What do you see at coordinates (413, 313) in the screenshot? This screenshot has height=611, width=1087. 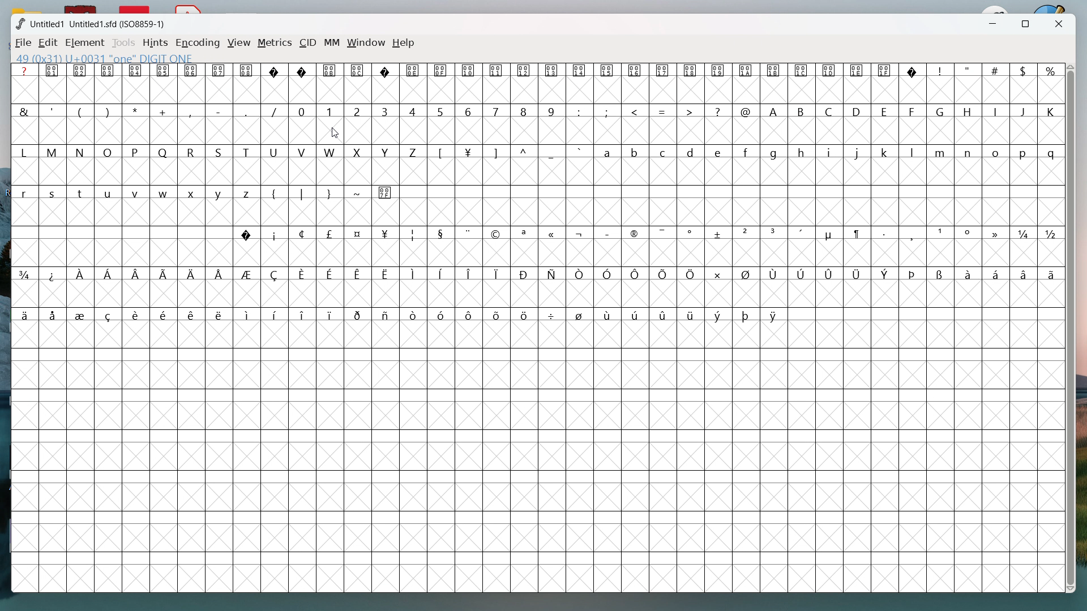 I see `symbol` at bounding box center [413, 313].